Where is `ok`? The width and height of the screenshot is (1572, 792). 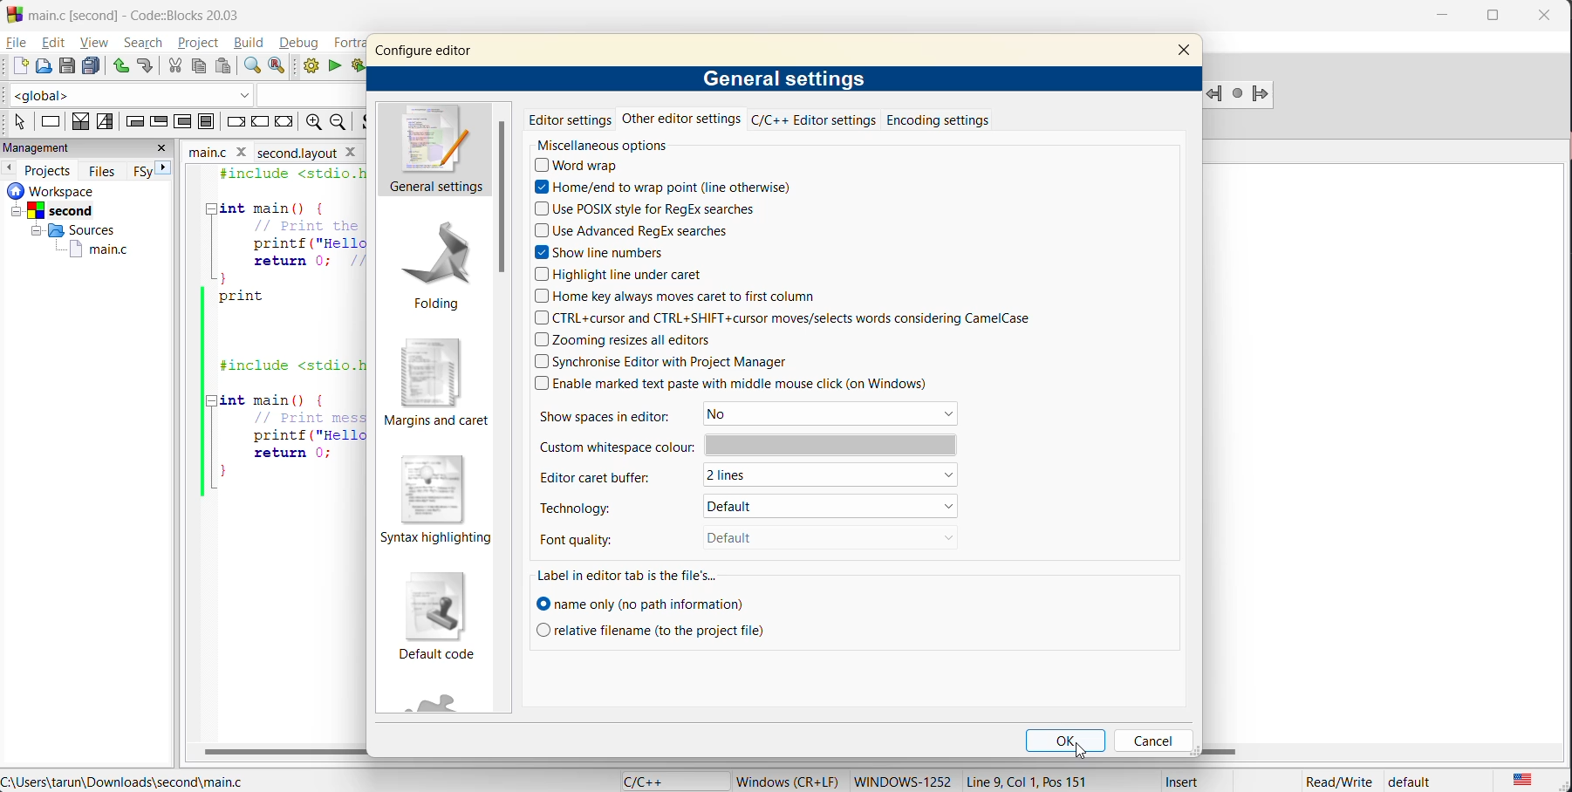
ok is located at coordinates (1068, 739).